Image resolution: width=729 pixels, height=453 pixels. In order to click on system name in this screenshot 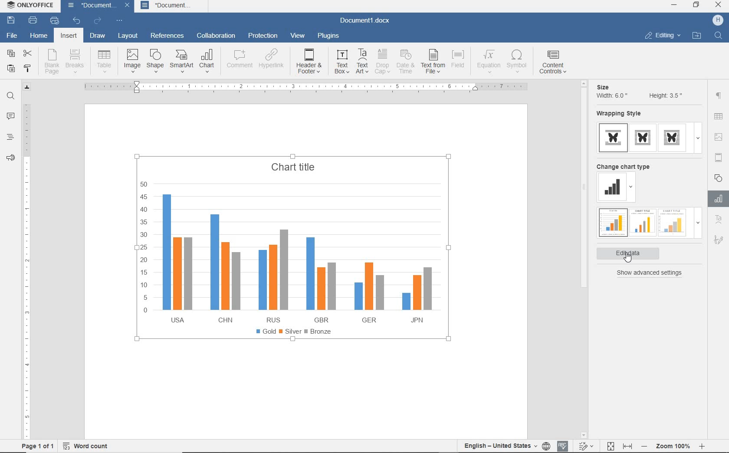, I will do `click(32, 7)`.